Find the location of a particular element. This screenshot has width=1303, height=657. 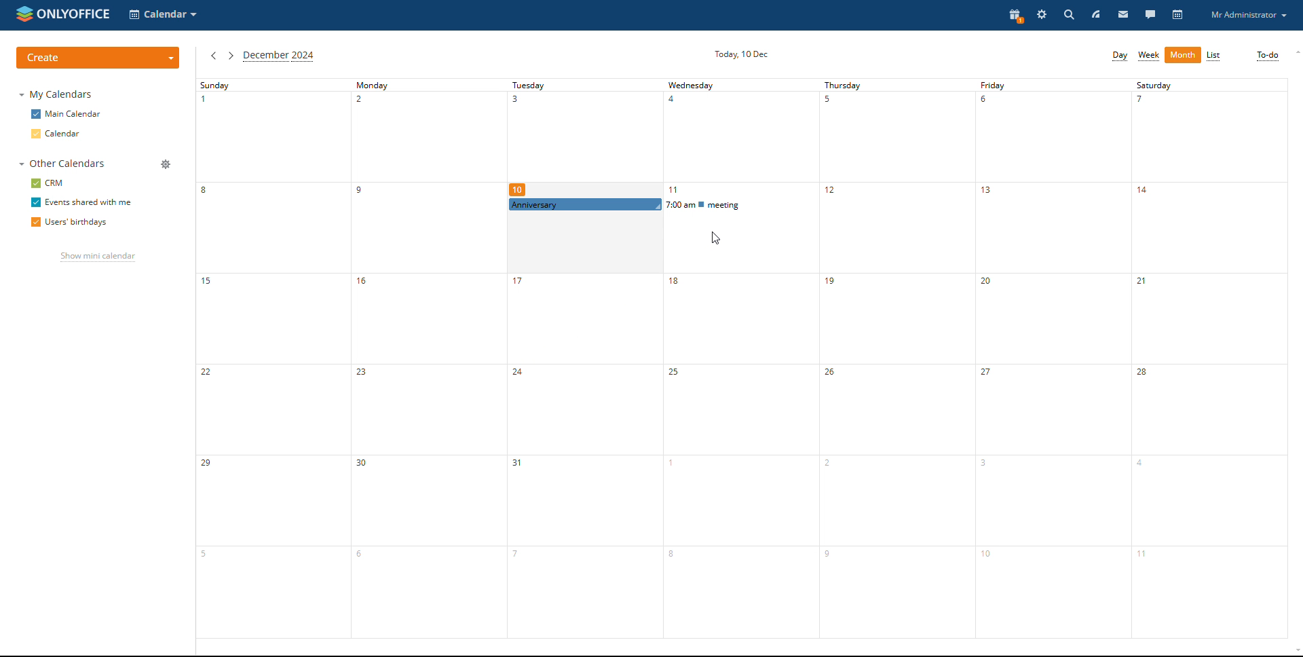

monday is located at coordinates (428, 358).